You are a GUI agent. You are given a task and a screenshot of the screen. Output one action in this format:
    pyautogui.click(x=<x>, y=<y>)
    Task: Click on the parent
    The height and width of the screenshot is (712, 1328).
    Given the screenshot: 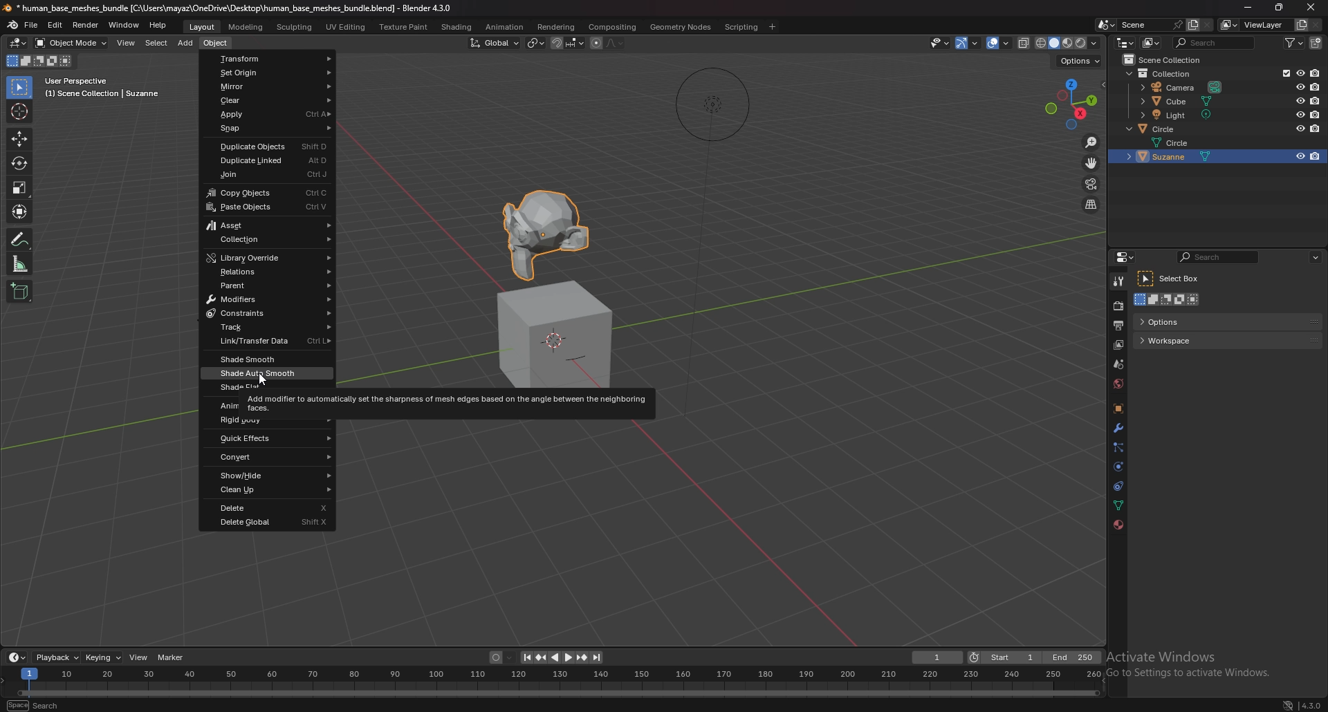 What is the action you would take?
    pyautogui.click(x=266, y=285)
    